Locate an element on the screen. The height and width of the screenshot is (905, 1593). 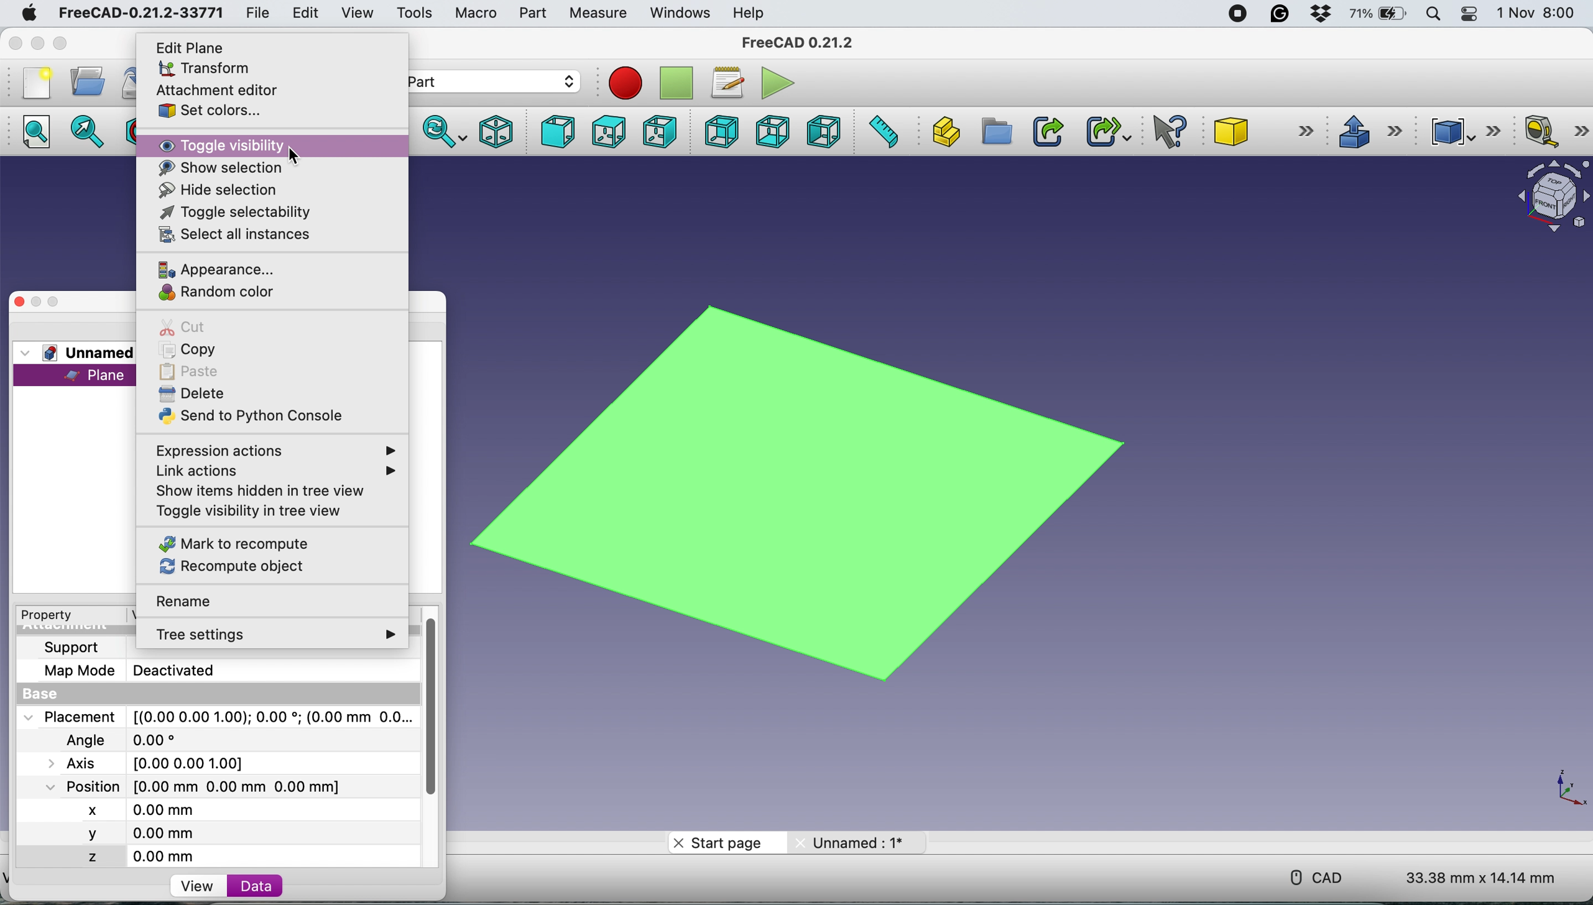
minimise is located at coordinates (35, 302).